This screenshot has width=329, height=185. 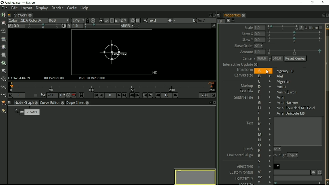 What do you see at coordinates (269, 59) in the screenshot?
I see `y` at bounding box center [269, 59].